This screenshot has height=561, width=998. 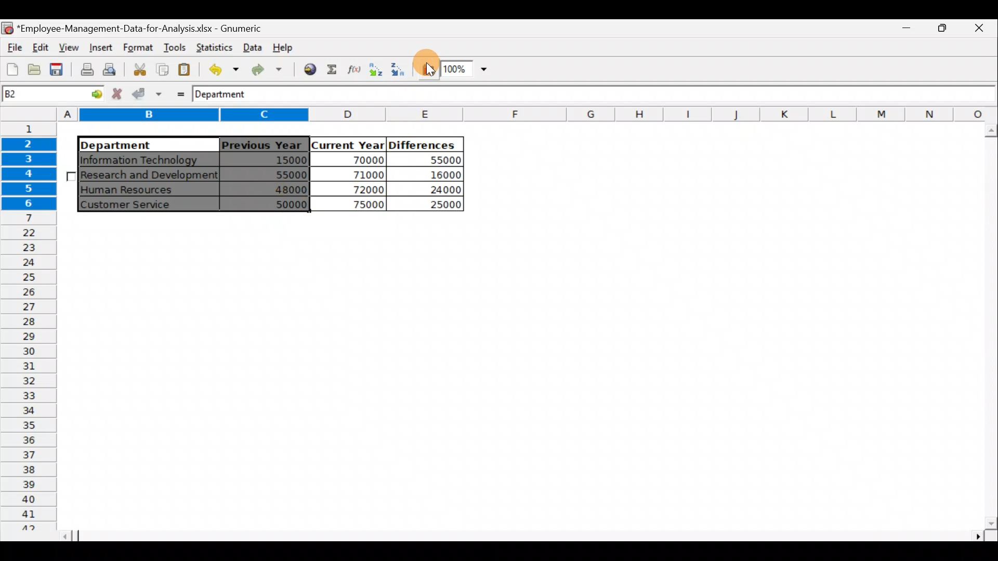 What do you see at coordinates (273, 190) in the screenshot?
I see `48000` at bounding box center [273, 190].